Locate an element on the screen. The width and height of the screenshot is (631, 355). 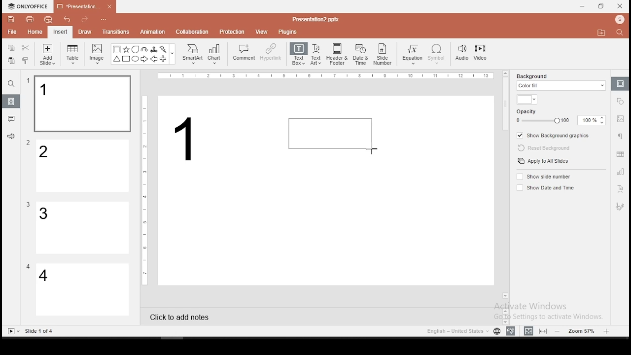
protection is located at coordinates (232, 31).